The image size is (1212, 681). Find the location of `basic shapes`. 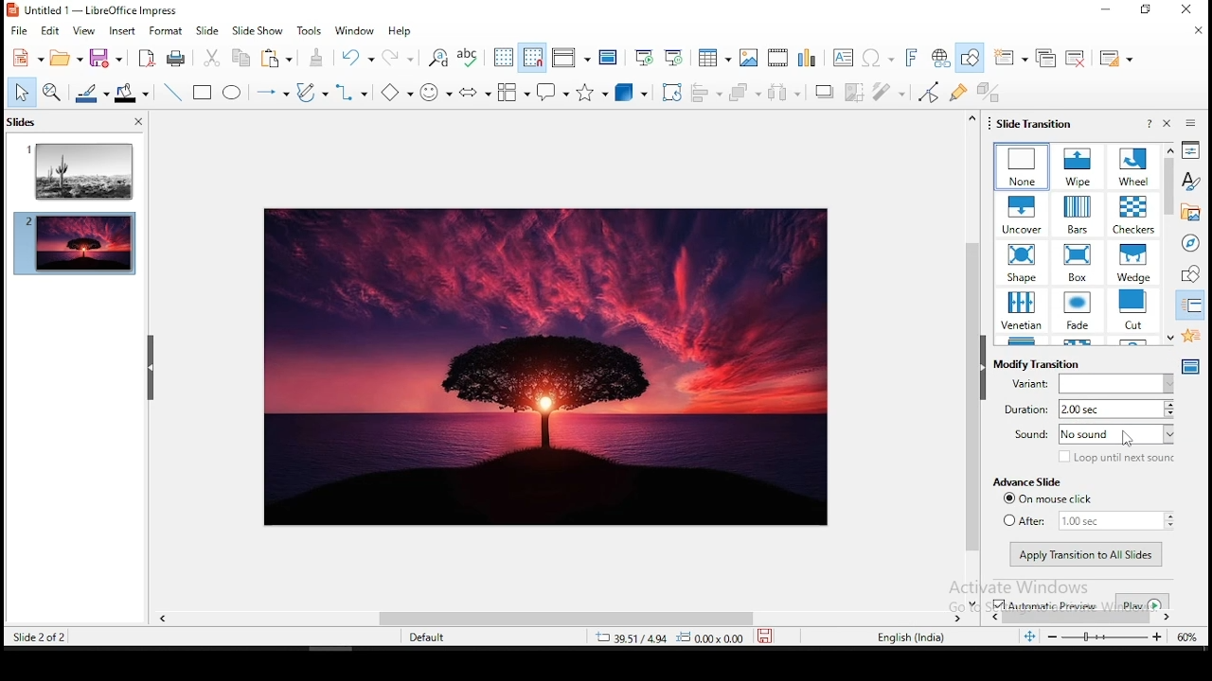

basic shapes is located at coordinates (394, 92).